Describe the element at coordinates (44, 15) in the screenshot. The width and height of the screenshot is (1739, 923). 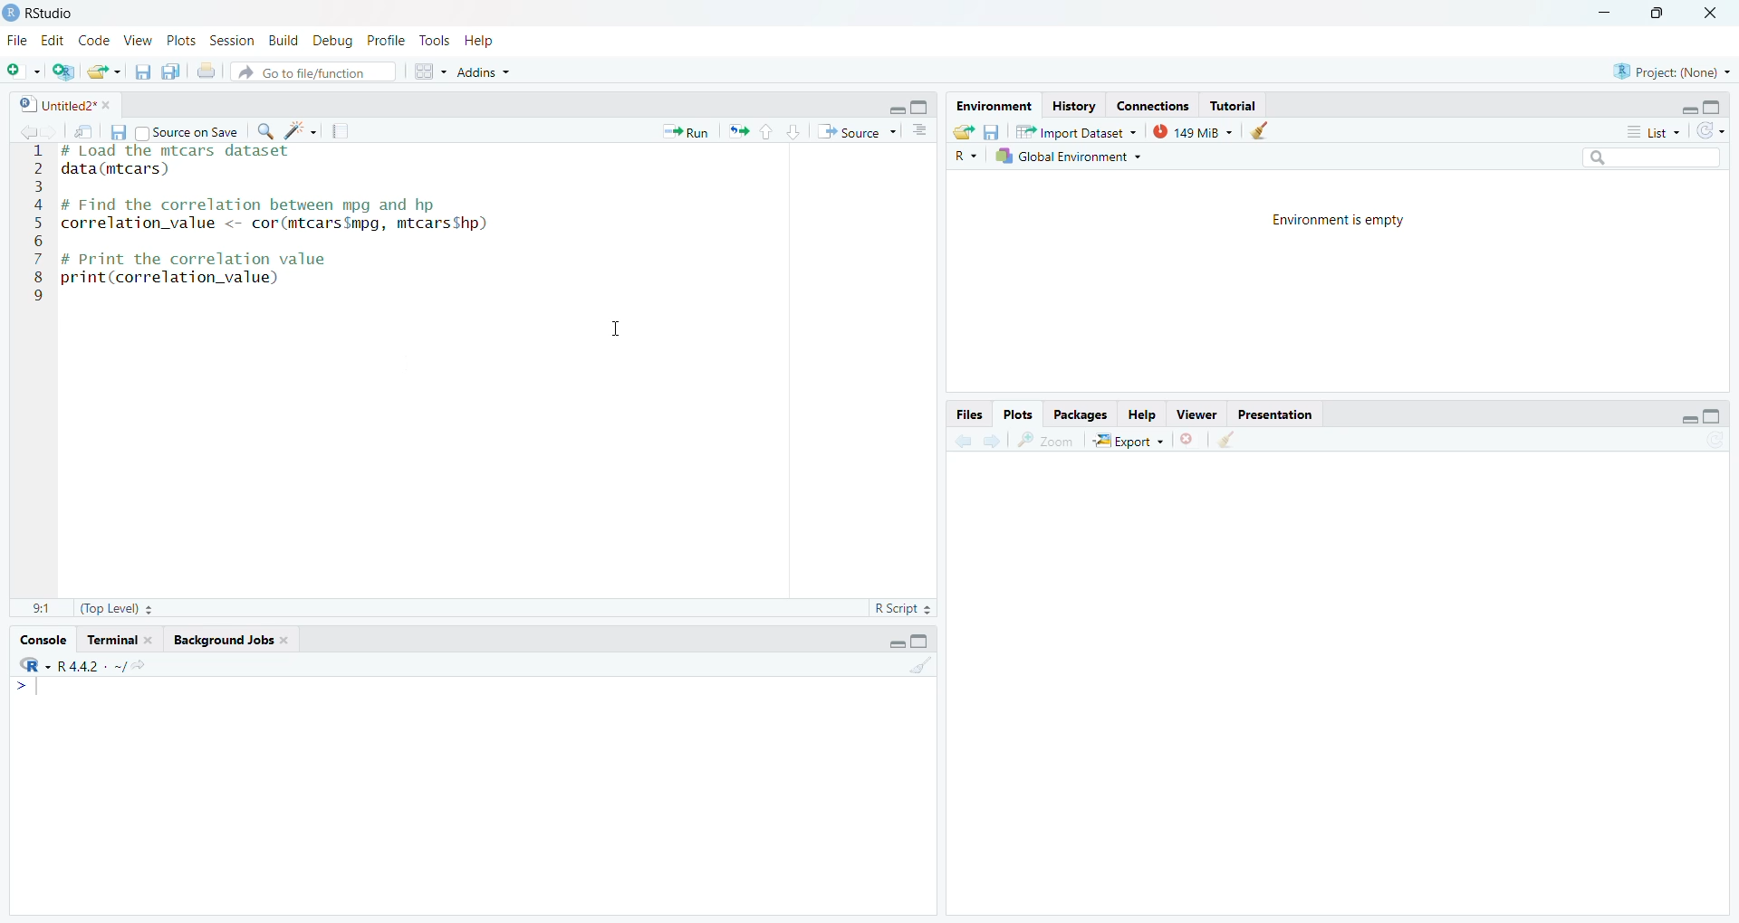
I see `RStudio` at that location.